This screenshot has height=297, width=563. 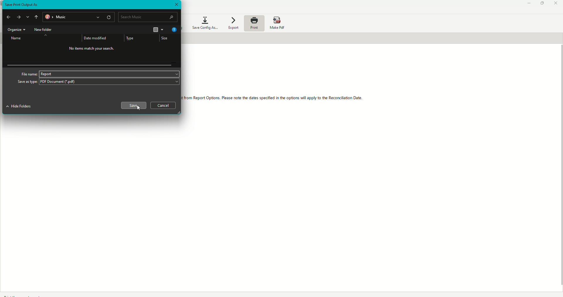 What do you see at coordinates (18, 107) in the screenshot?
I see `Hide Folders` at bounding box center [18, 107].